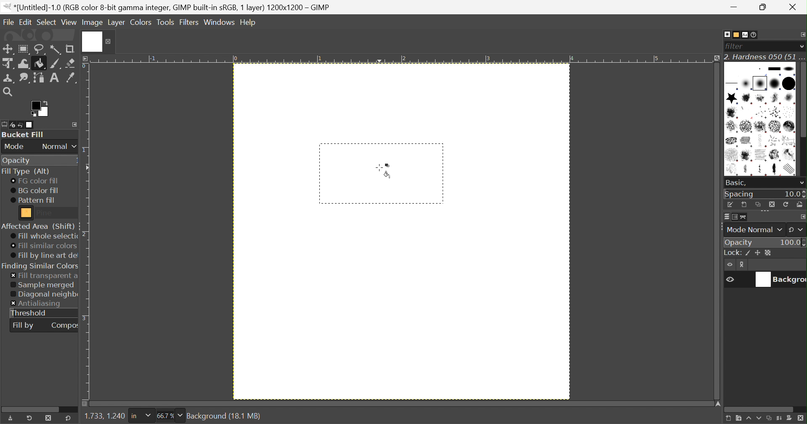  What do you see at coordinates (774, 69) in the screenshot?
I see `` at bounding box center [774, 69].